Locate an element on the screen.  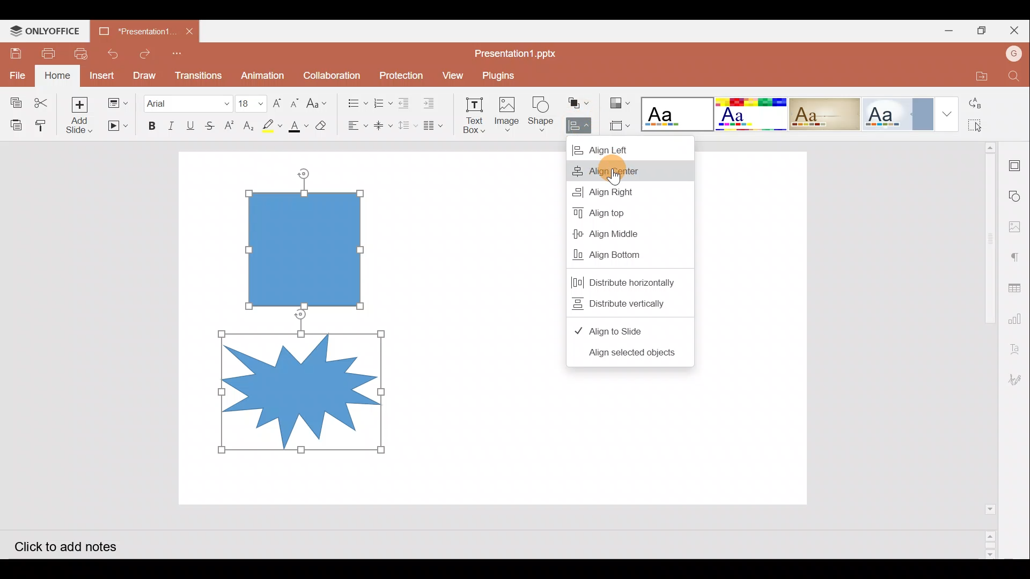
Signature settings is located at coordinates (1018, 379).